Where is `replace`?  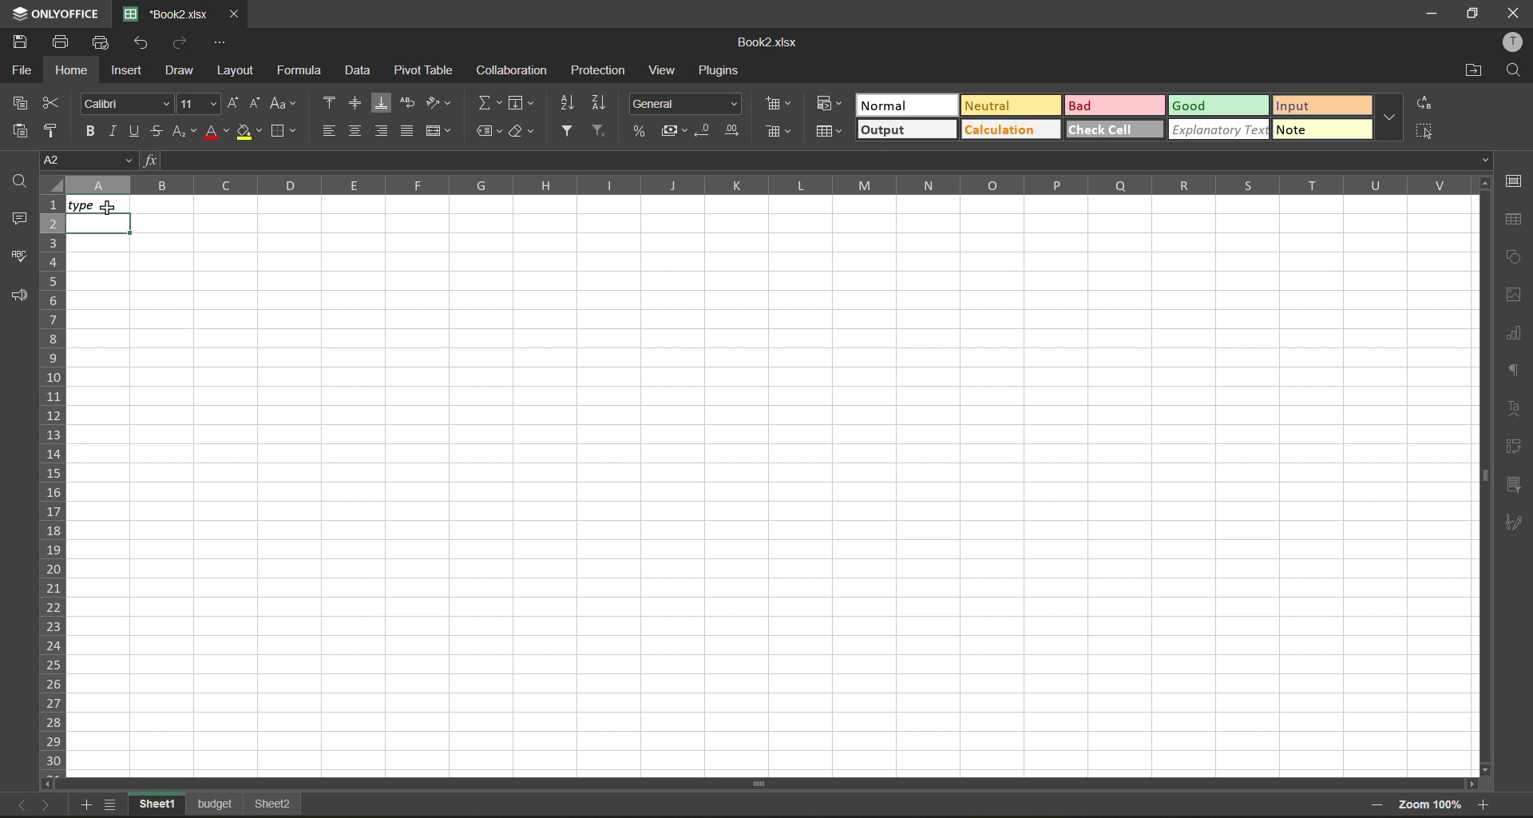
replace is located at coordinates (1427, 103).